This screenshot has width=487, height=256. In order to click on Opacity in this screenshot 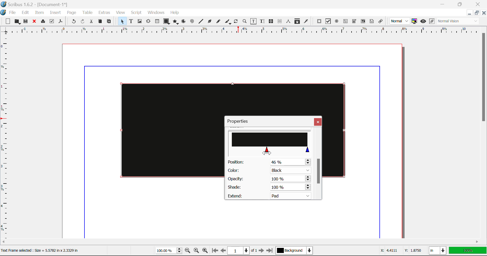, I will do `click(269, 179)`.